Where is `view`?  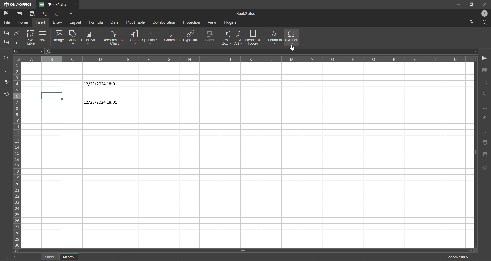 view is located at coordinates (213, 22).